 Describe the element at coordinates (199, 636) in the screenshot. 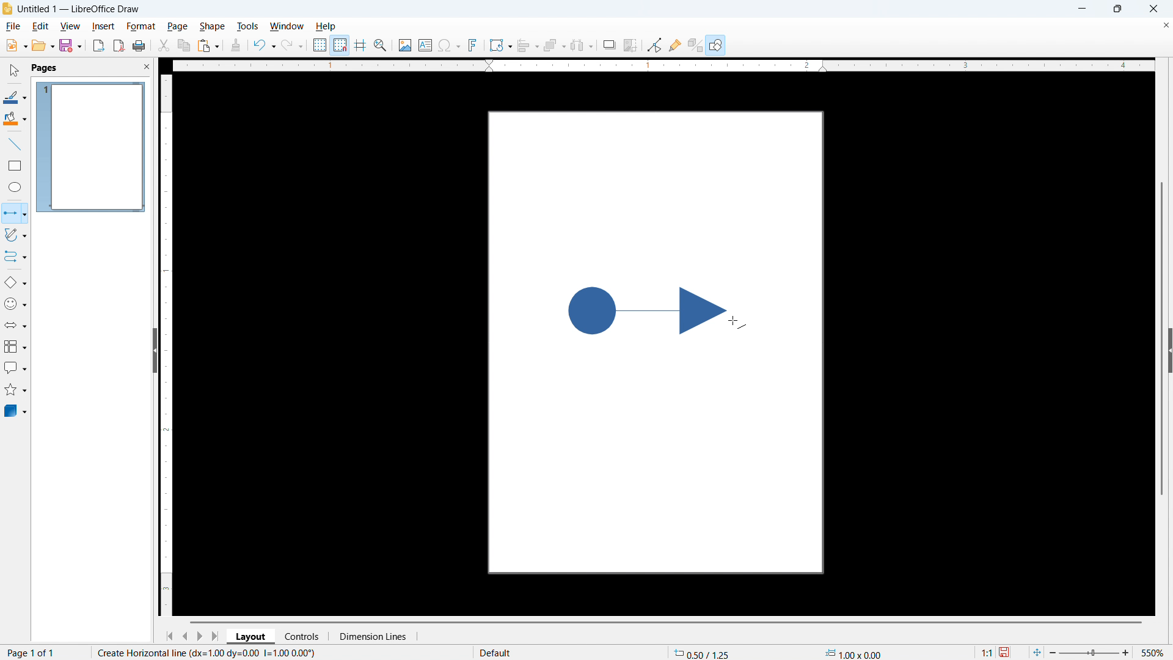

I see `Next page ` at that location.